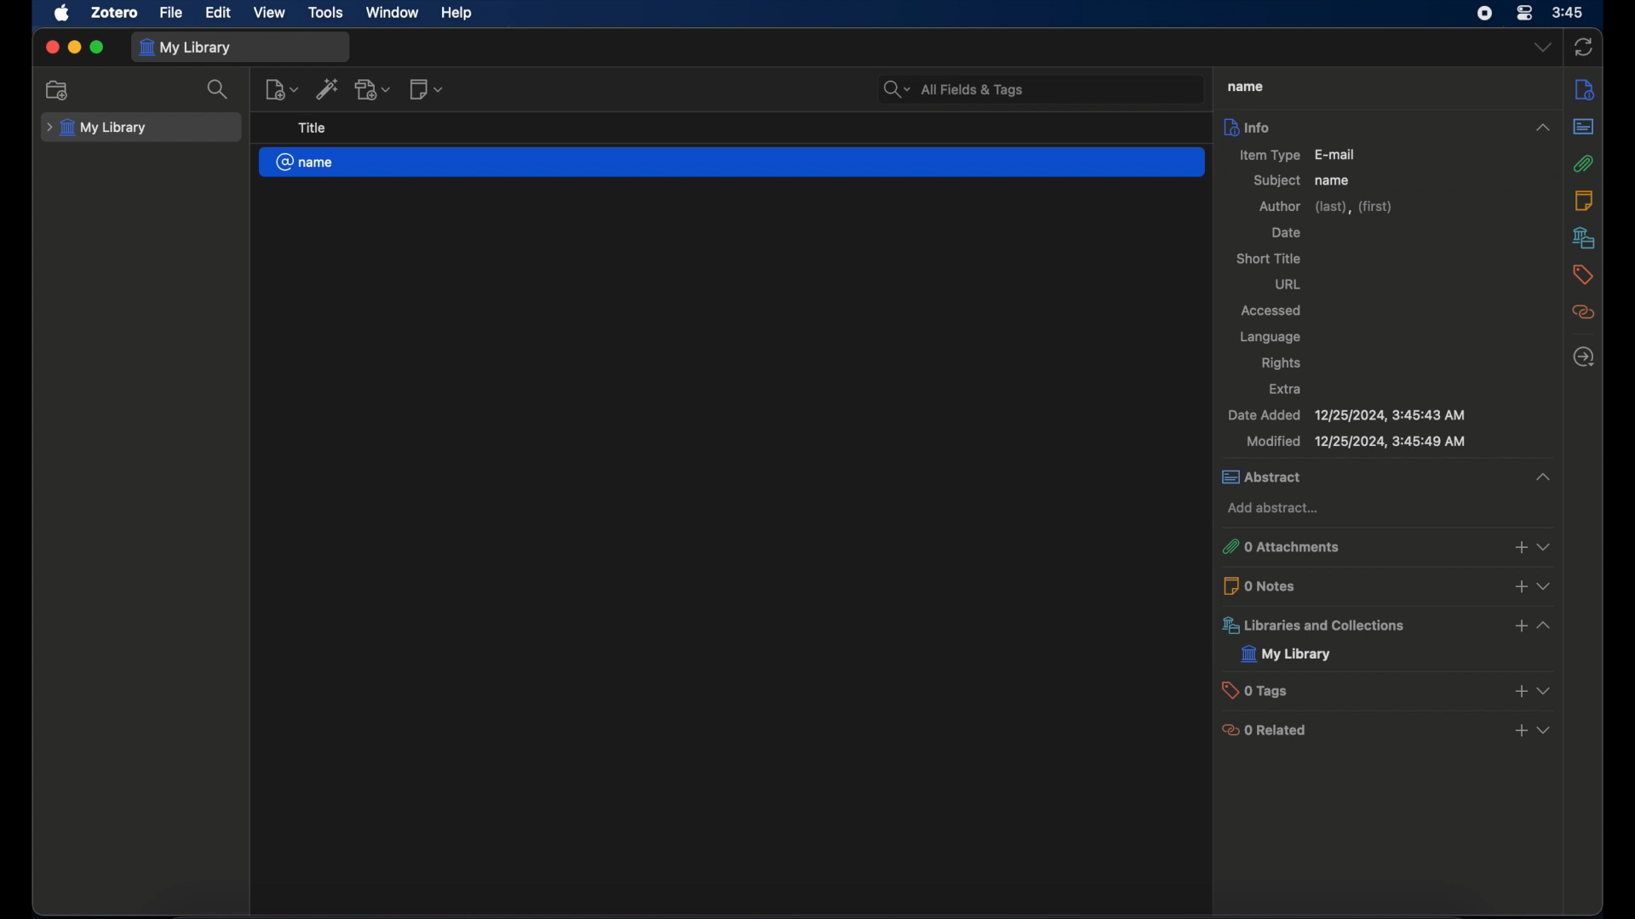 Image resolution: width=1635 pixels, height=919 pixels. What do you see at coordinates (63, 14) in the screenshot?
I see `apple` at bounding box center [63, 14].